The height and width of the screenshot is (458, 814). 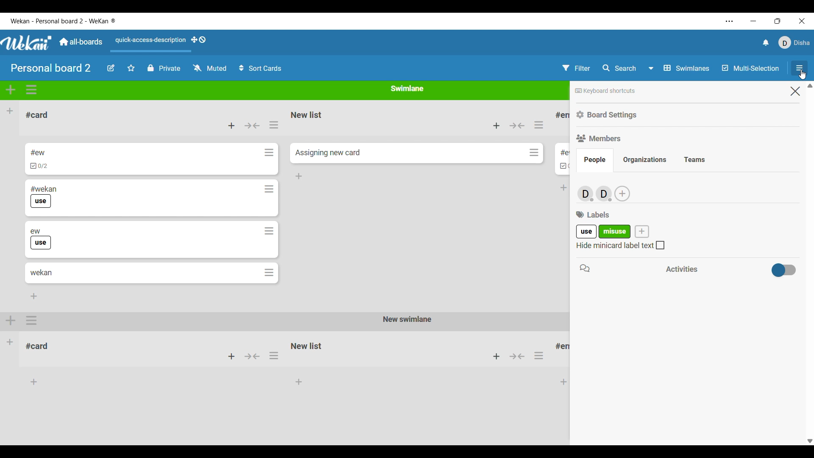 I want to click on More settings, so click(x=729, y=22).